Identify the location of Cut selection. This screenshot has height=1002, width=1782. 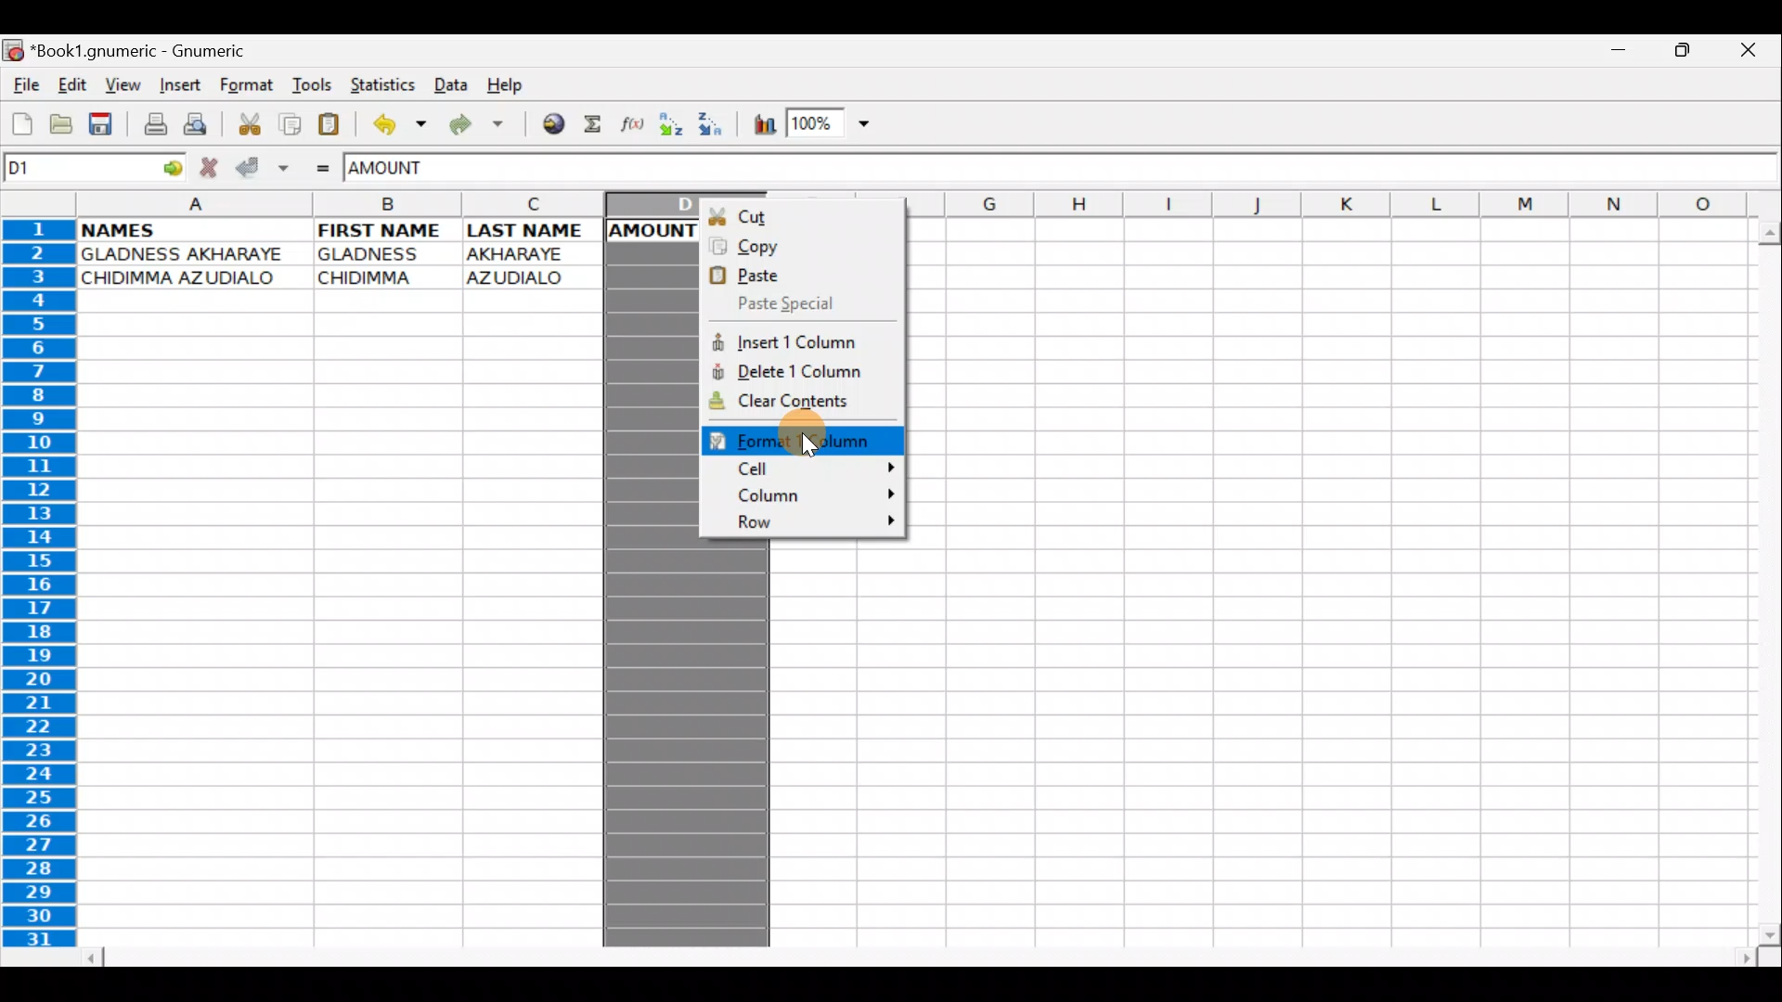
(245, 123).